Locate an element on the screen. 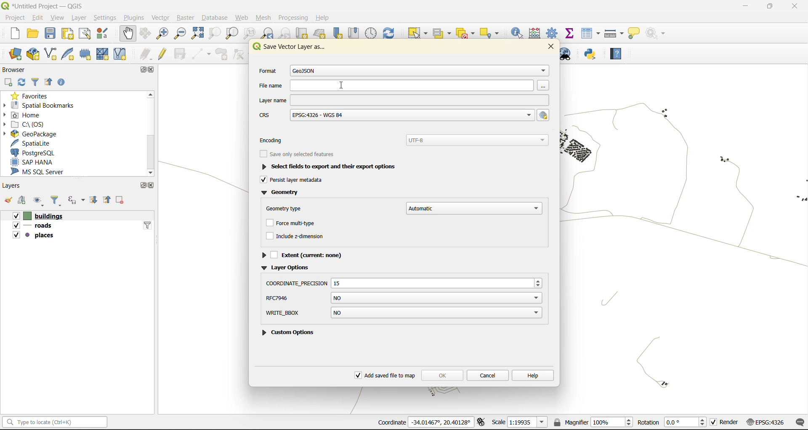 This screenshot has height=430, width=808. show layout is located at coordinates (85, 34).